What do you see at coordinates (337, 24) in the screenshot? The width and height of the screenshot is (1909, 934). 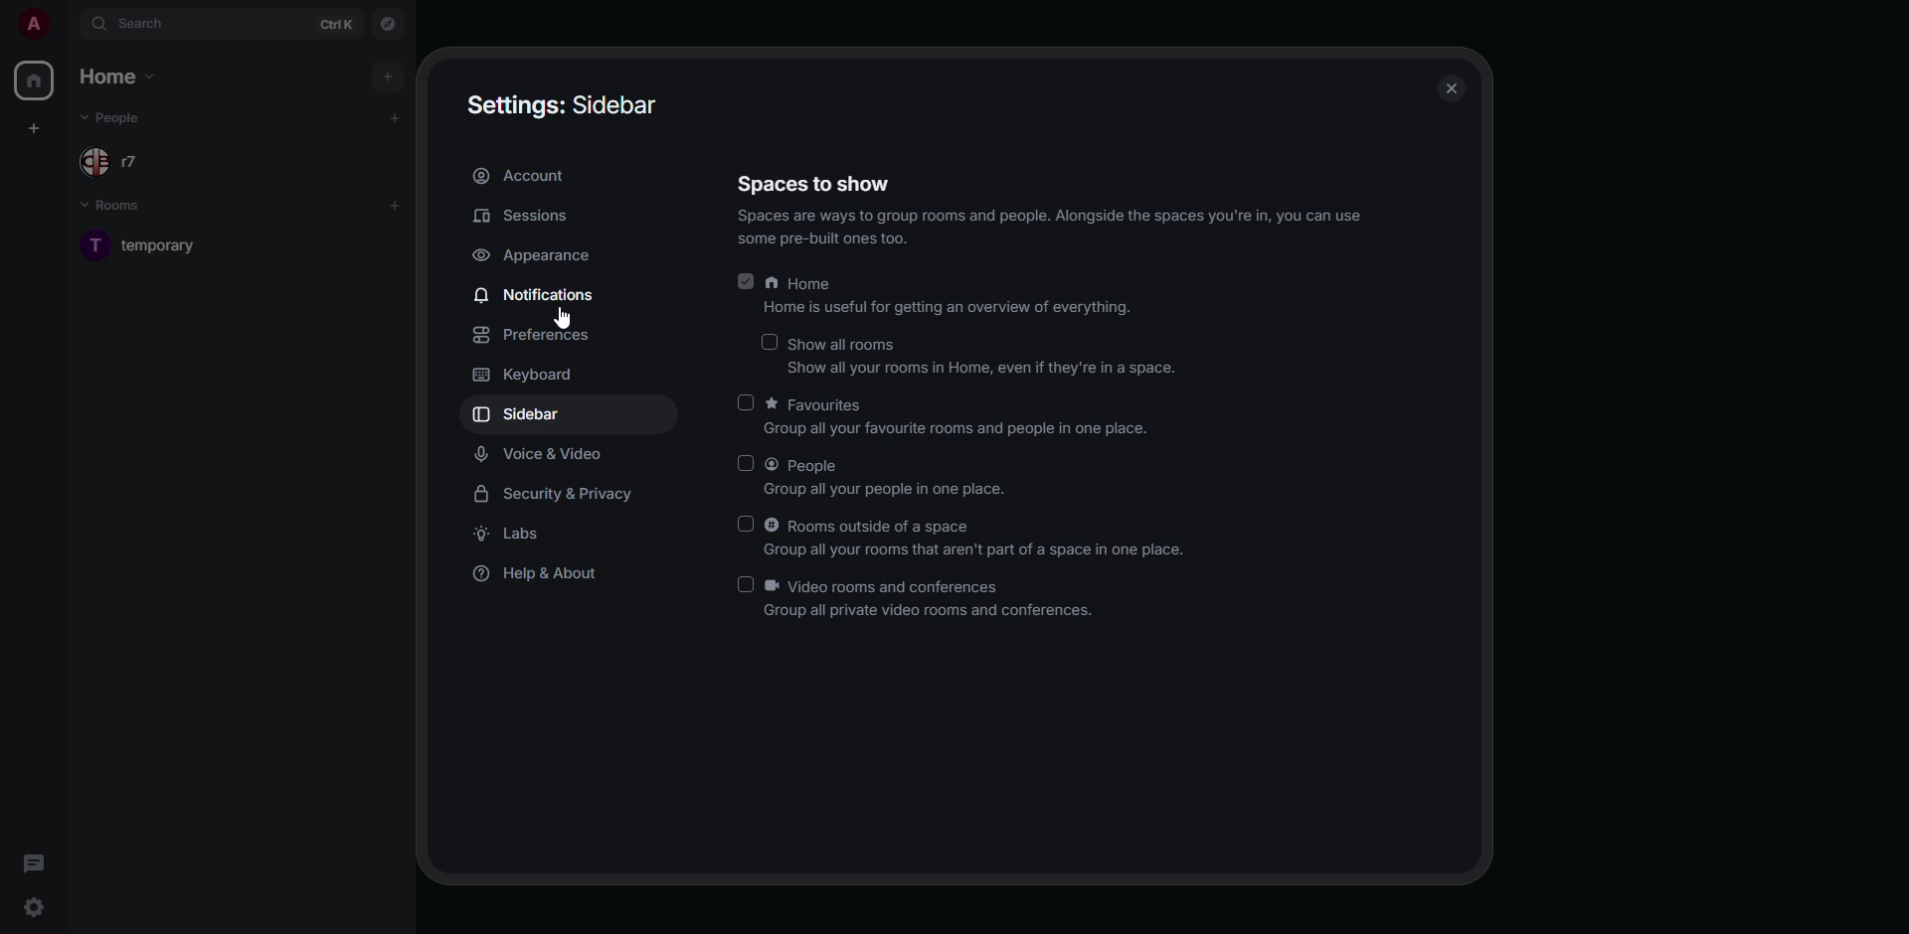 I see `ctrl K` at bounding box center [337, 24].